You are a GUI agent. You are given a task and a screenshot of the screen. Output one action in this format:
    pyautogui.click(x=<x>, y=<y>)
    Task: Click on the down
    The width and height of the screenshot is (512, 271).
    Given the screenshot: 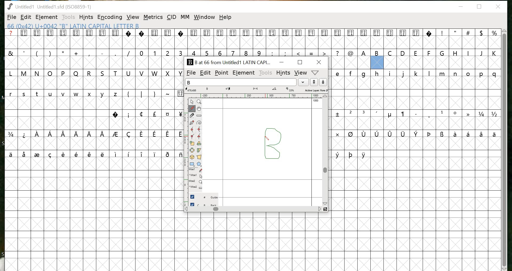 What is the action you would take?
    pyautogui.click(x=324, y=82)
    